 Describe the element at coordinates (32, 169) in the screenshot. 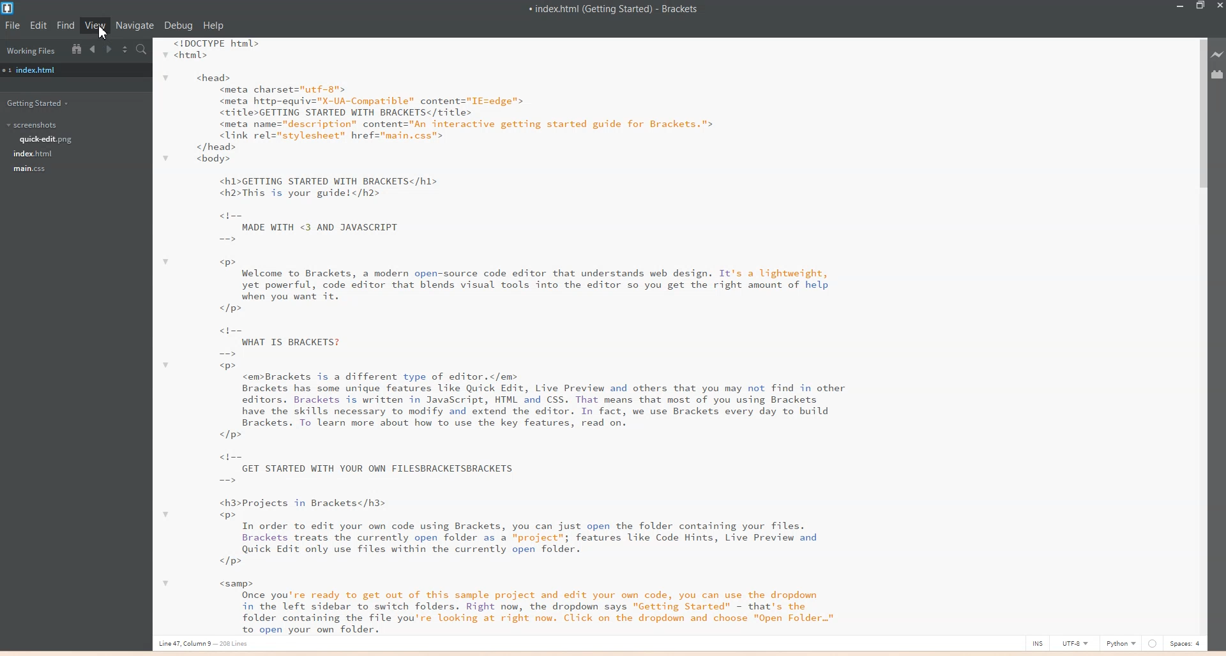

I see `main.css` at that location.